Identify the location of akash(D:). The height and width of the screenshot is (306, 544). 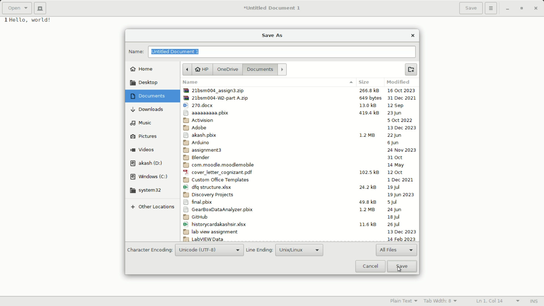
(147, 163).